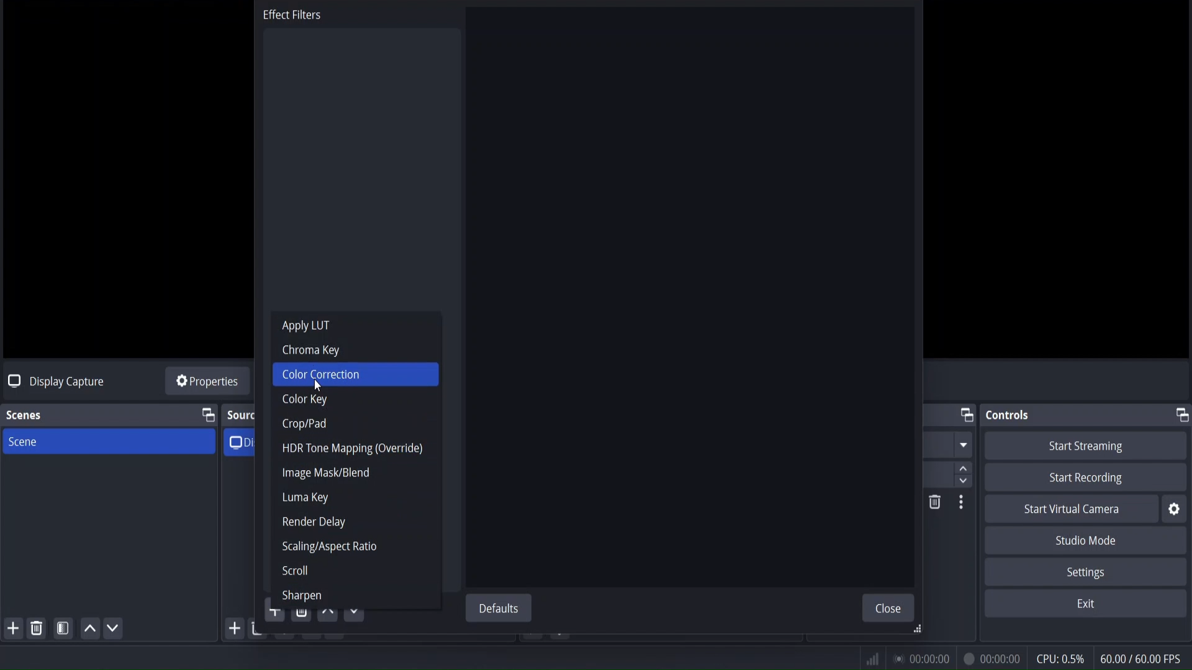  I want to click on exit, so click(1086, 604).